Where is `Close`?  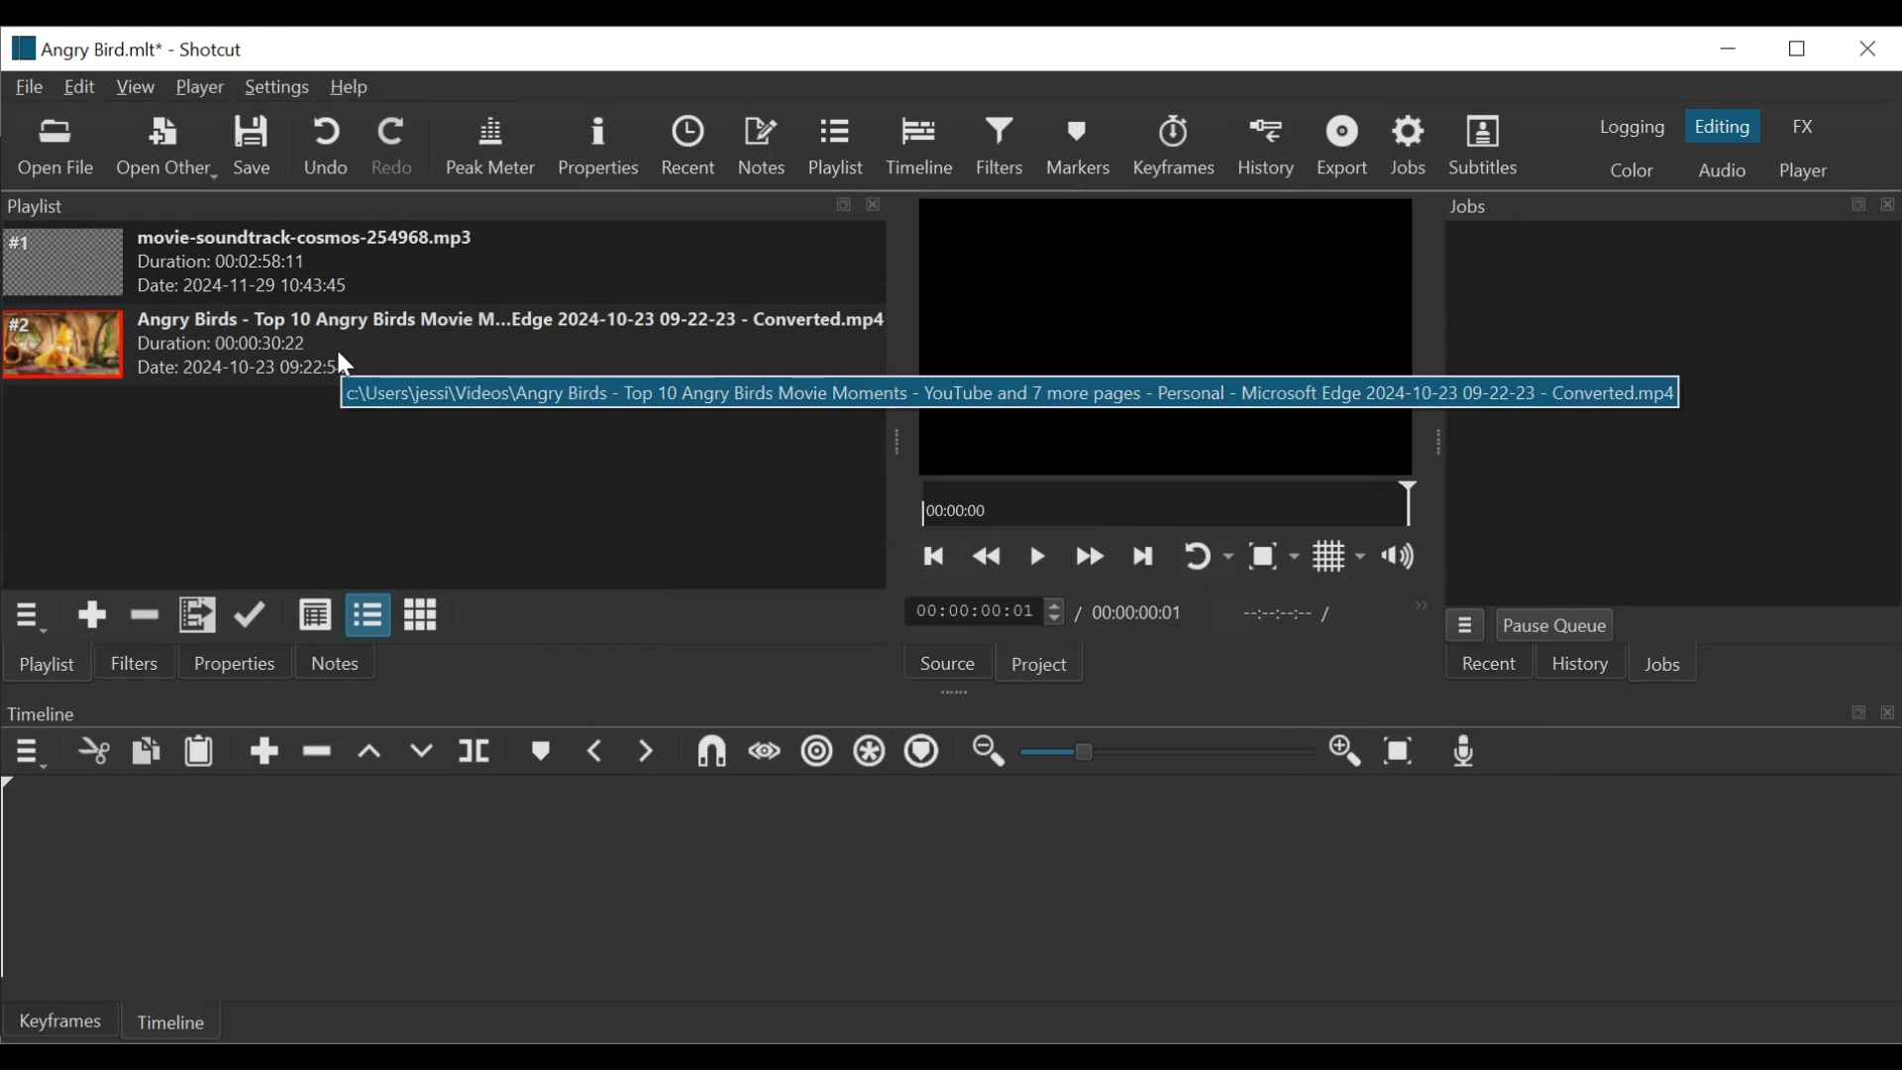 Close is located at coordinates (1867, 46).